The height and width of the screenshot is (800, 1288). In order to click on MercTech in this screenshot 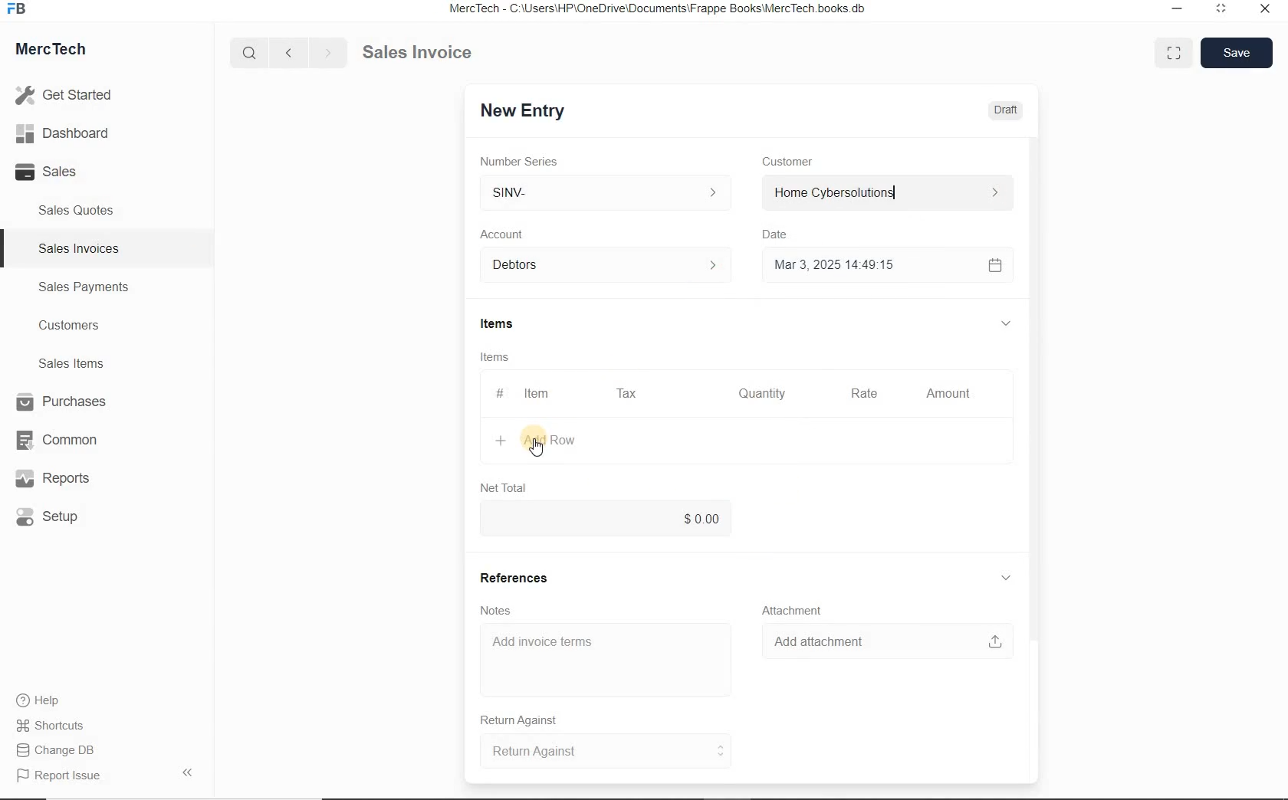, I will do `click(58, 52)`.